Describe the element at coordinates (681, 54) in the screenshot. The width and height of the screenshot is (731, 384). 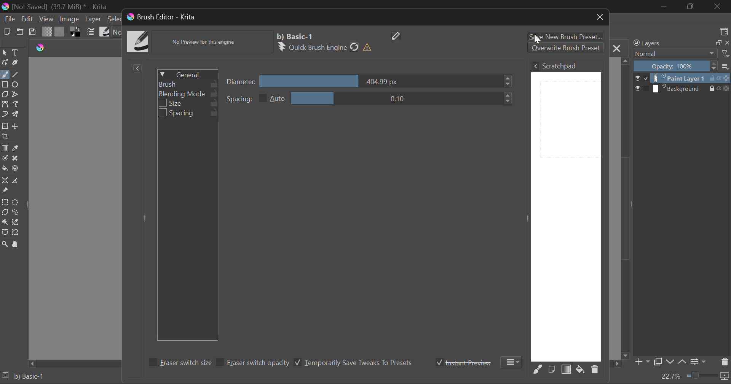
I see `Blending Mode` at that location.